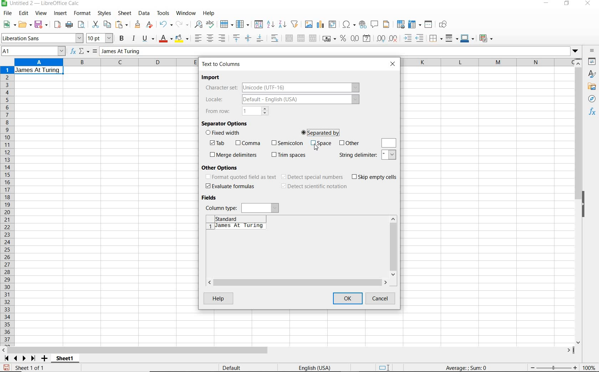 This screenshot has width=599, height=372. I want to click on sort, so click(258, 25).